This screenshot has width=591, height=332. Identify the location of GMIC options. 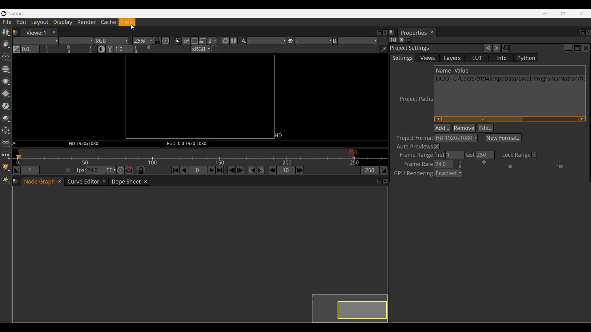
(6, 168).